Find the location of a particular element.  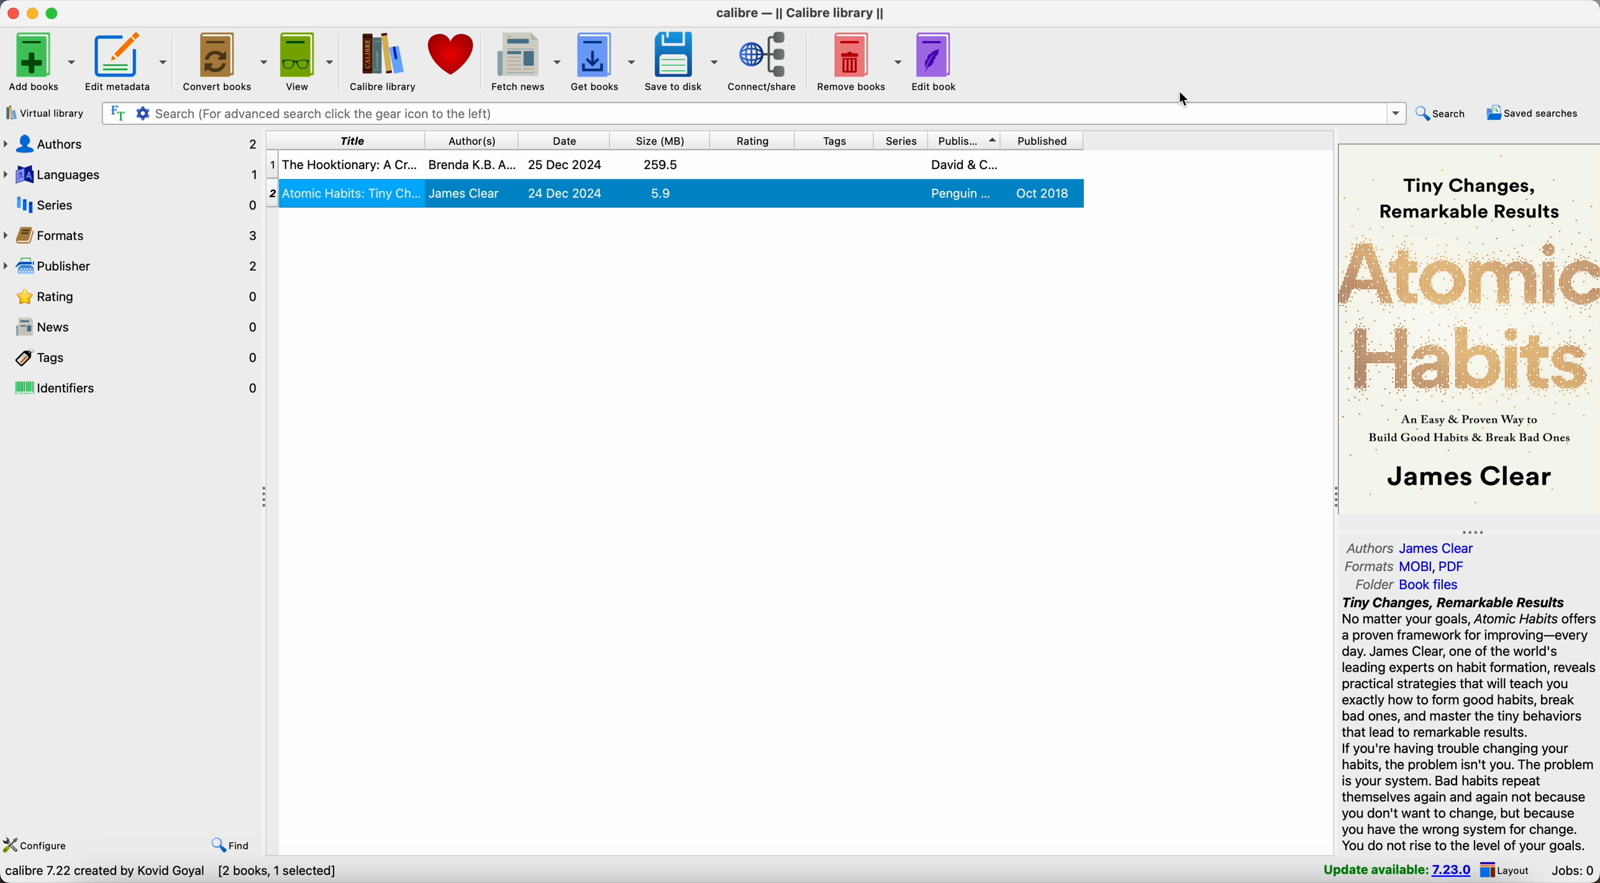

minimize is located at coordinates (33, 12).